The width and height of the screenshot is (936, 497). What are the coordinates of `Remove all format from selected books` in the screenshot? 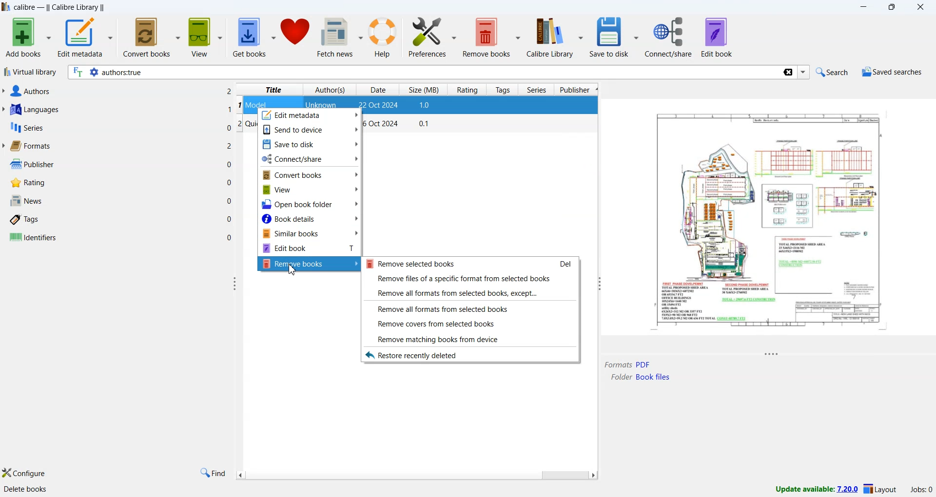 It's located at (470, 308).